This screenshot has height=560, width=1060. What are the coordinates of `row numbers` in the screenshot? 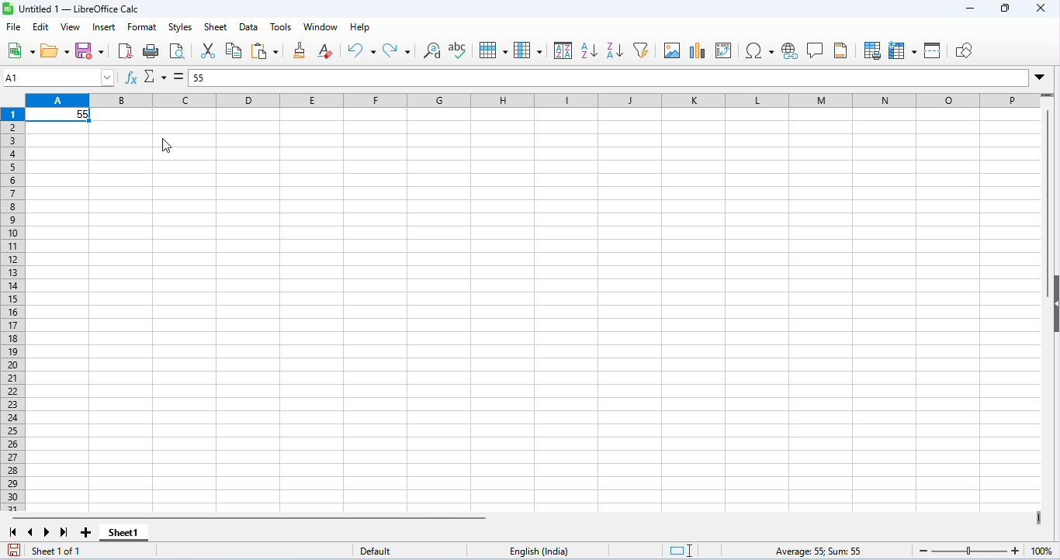 It's located at (15, 312).